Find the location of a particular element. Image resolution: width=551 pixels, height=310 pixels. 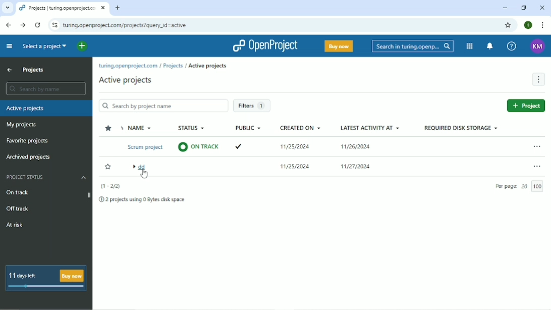

Latest activity at is located at coordinates (370, 128).